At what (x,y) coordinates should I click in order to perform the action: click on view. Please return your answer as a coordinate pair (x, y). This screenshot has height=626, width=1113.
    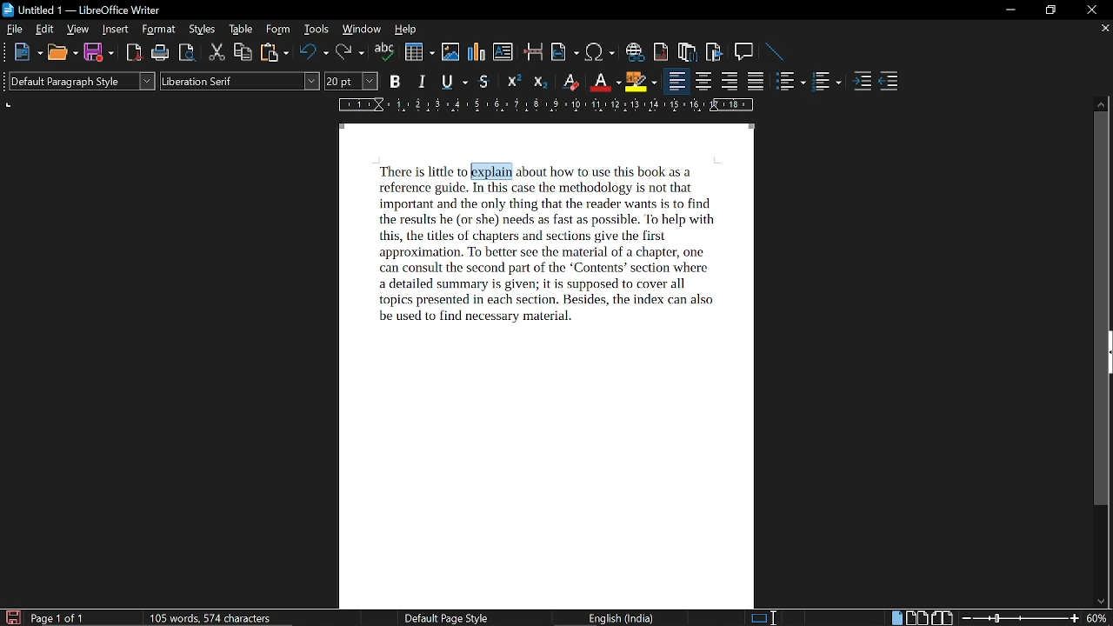
    Looking at the image, I should click on (79, 30).